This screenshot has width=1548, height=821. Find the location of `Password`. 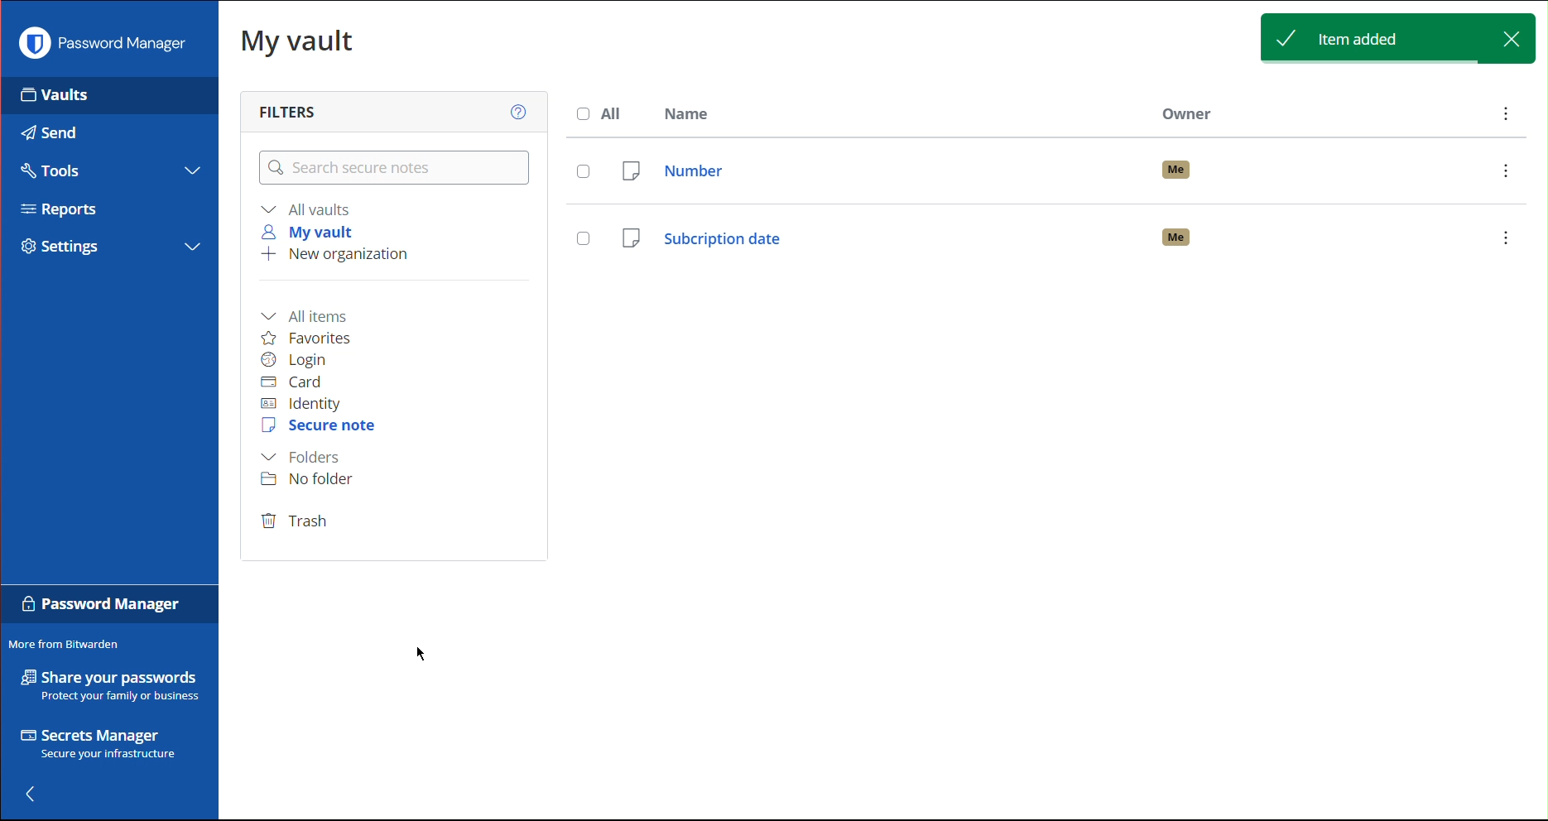

Password is located at coordinates (102, 607).